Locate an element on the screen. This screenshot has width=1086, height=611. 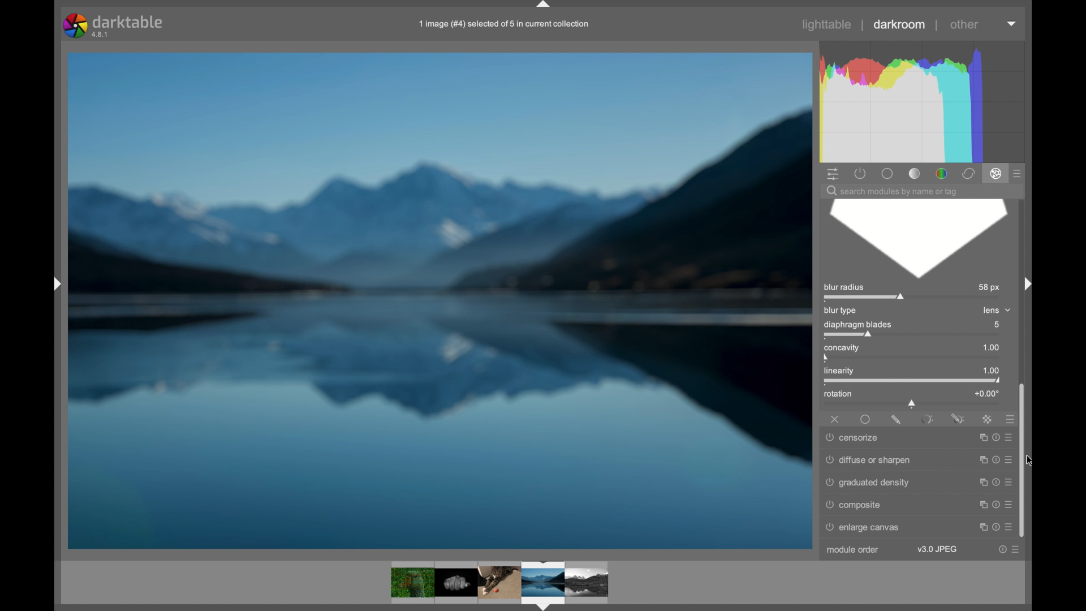
show quick access  panel is located at coordinates (833, 173).